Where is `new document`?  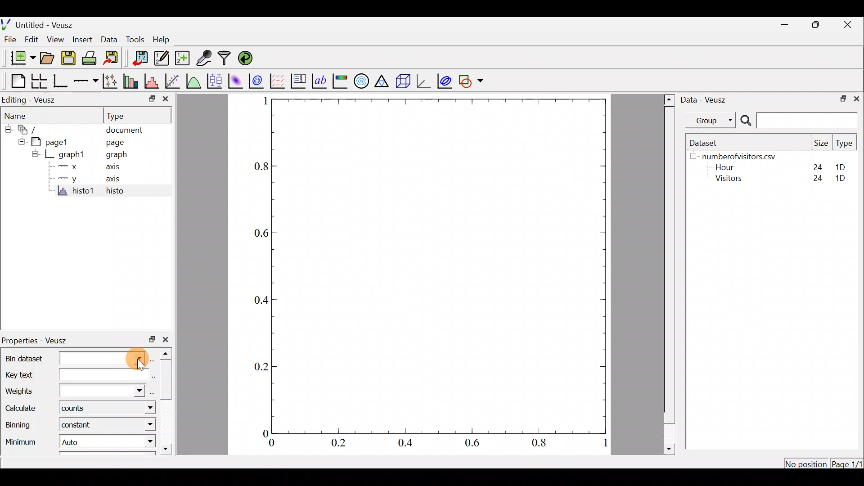
new document is located at coordinates (21, 58).